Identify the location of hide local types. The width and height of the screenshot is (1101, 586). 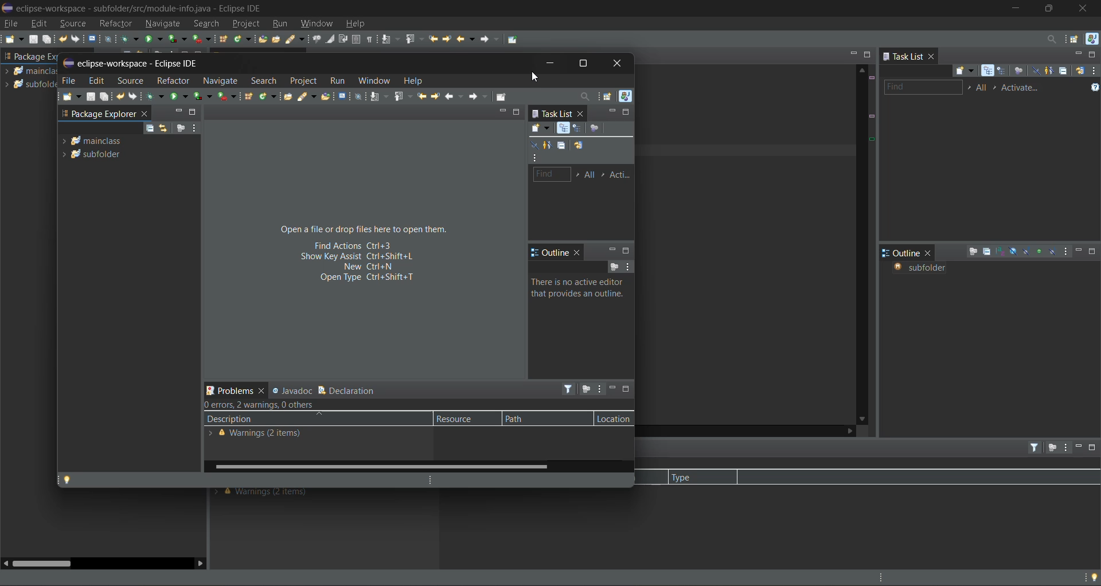
(1053, 251).